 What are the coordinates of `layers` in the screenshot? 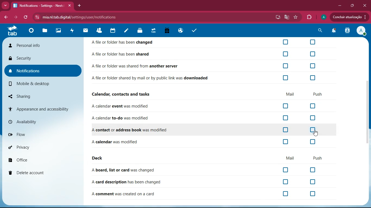 It's located at (141, 31).